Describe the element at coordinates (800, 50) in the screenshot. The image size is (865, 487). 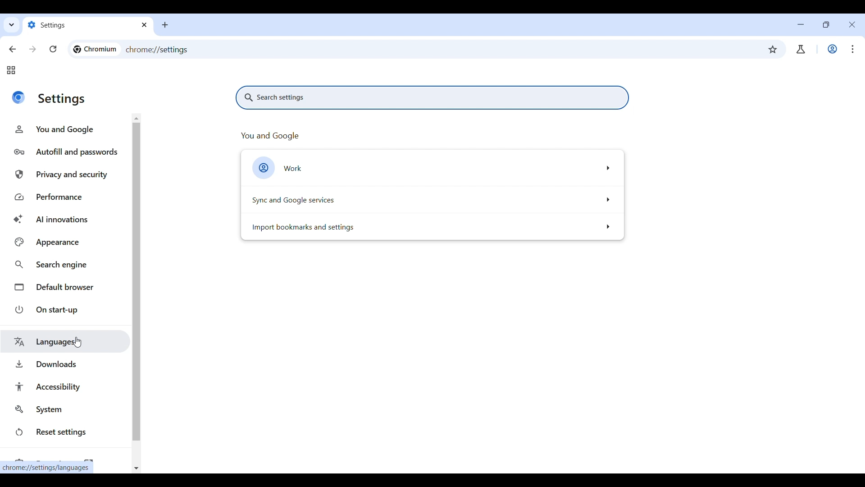
I see `account/user profile` at that location.